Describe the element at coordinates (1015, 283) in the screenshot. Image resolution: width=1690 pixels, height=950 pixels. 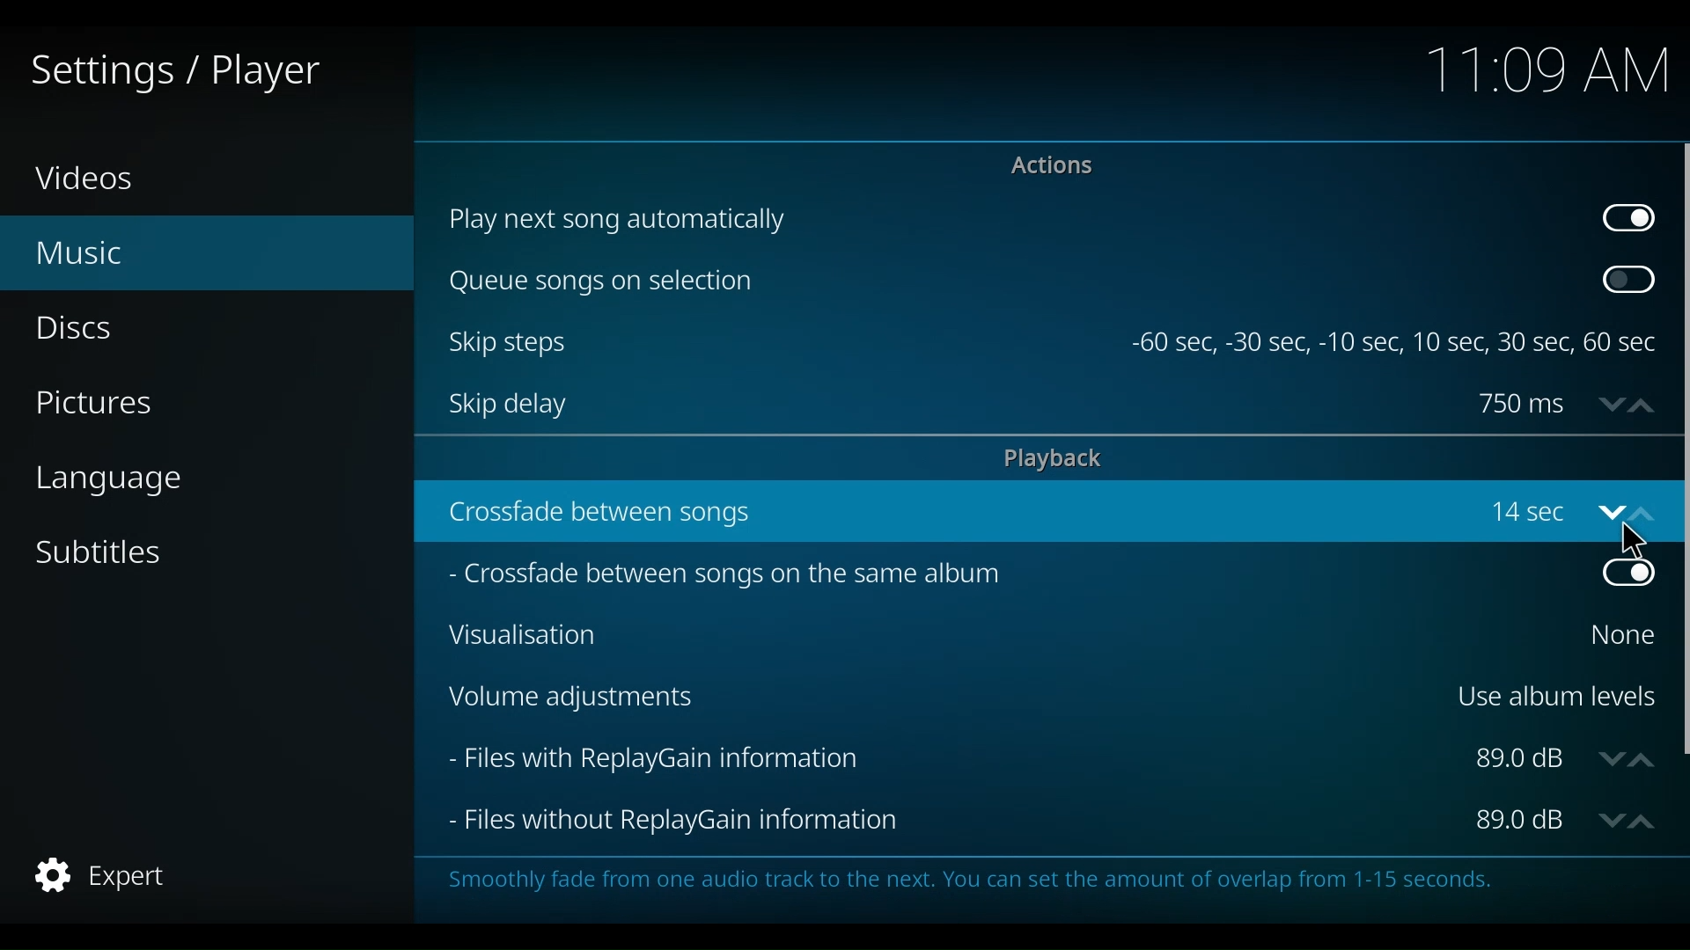
I see `Queue songs on selection` at that location.